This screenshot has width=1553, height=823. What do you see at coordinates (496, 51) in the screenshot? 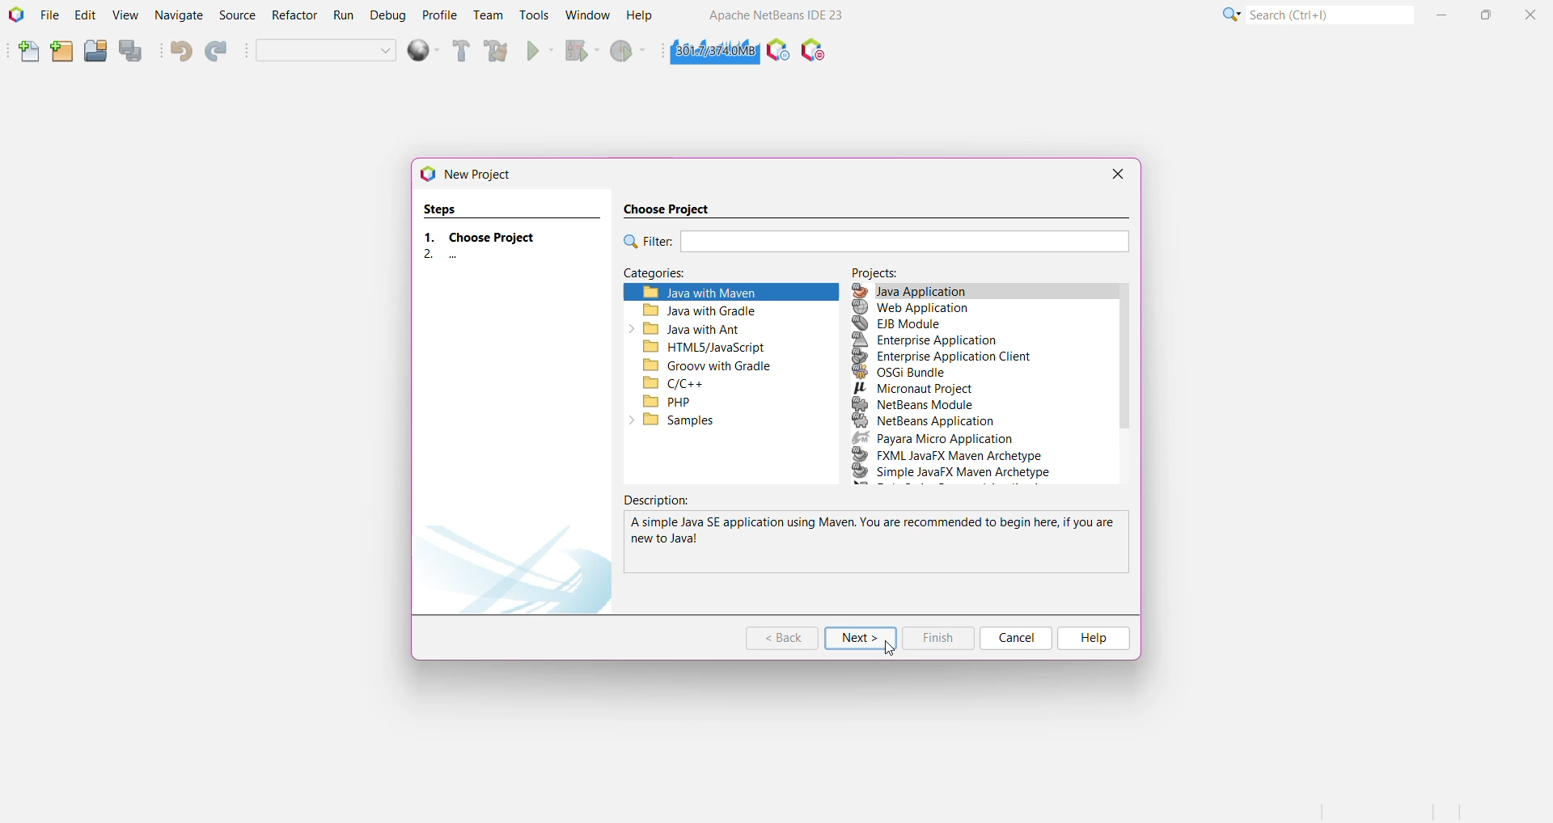
I see `Clean and Build Project` at bounding box center [496, 51].